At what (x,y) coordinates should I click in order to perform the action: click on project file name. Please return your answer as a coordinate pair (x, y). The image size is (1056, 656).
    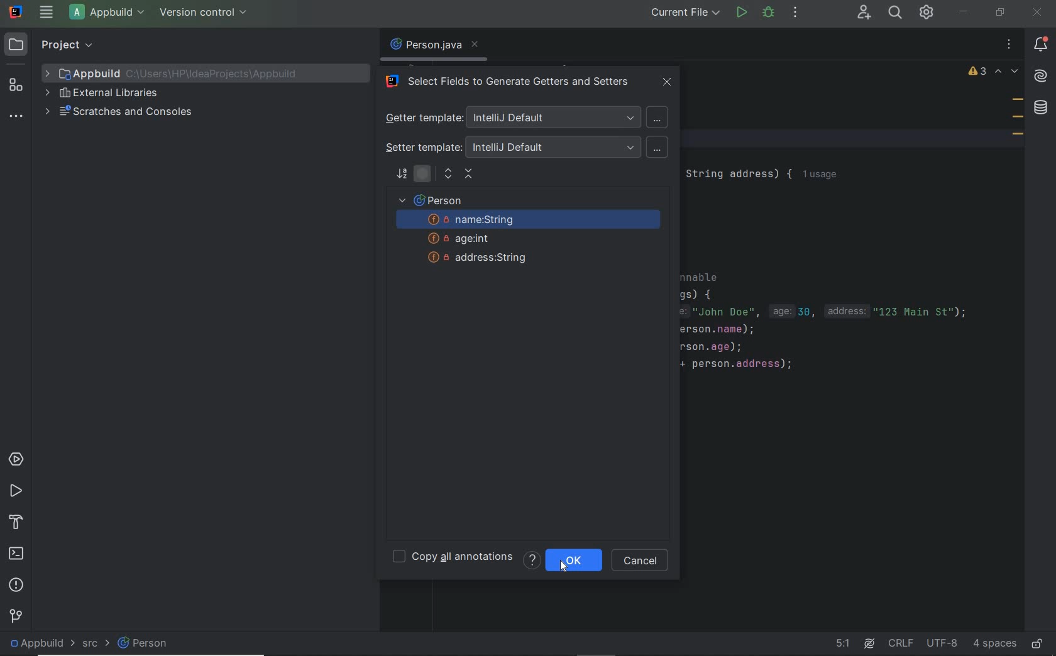
    Looking at the image, I should click on (182, 73).